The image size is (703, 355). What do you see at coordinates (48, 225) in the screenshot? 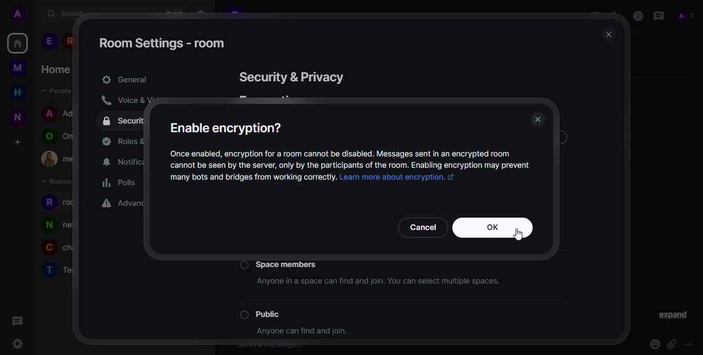
I see `profile` at bounding box center [48, 225].